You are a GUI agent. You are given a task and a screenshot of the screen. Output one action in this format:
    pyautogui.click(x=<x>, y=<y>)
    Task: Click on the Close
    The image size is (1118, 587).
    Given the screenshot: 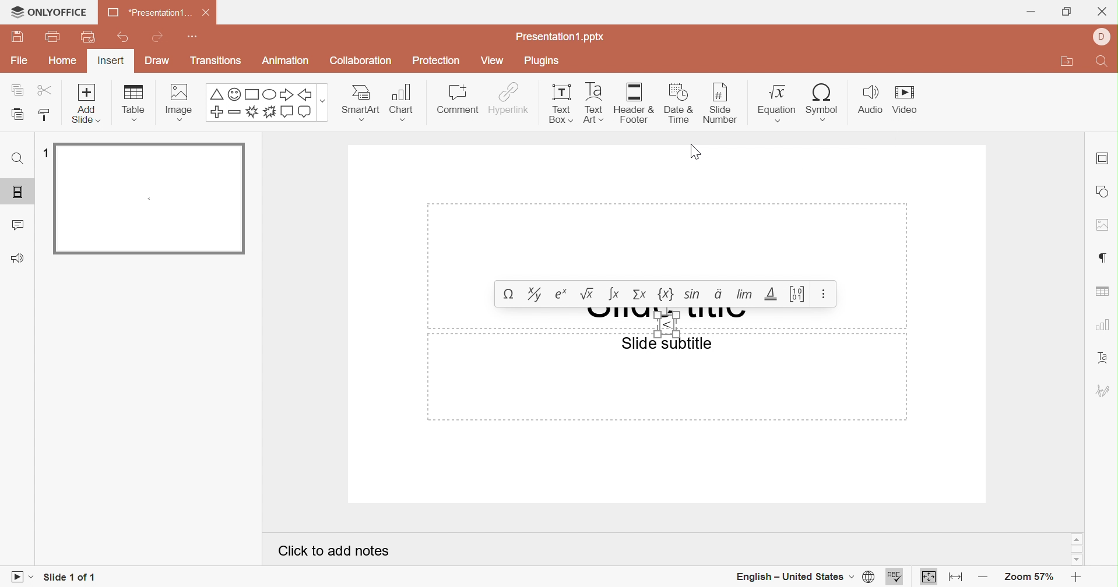 What is the action you would take?
    pyautogui.click(x=1102, y=11)
    